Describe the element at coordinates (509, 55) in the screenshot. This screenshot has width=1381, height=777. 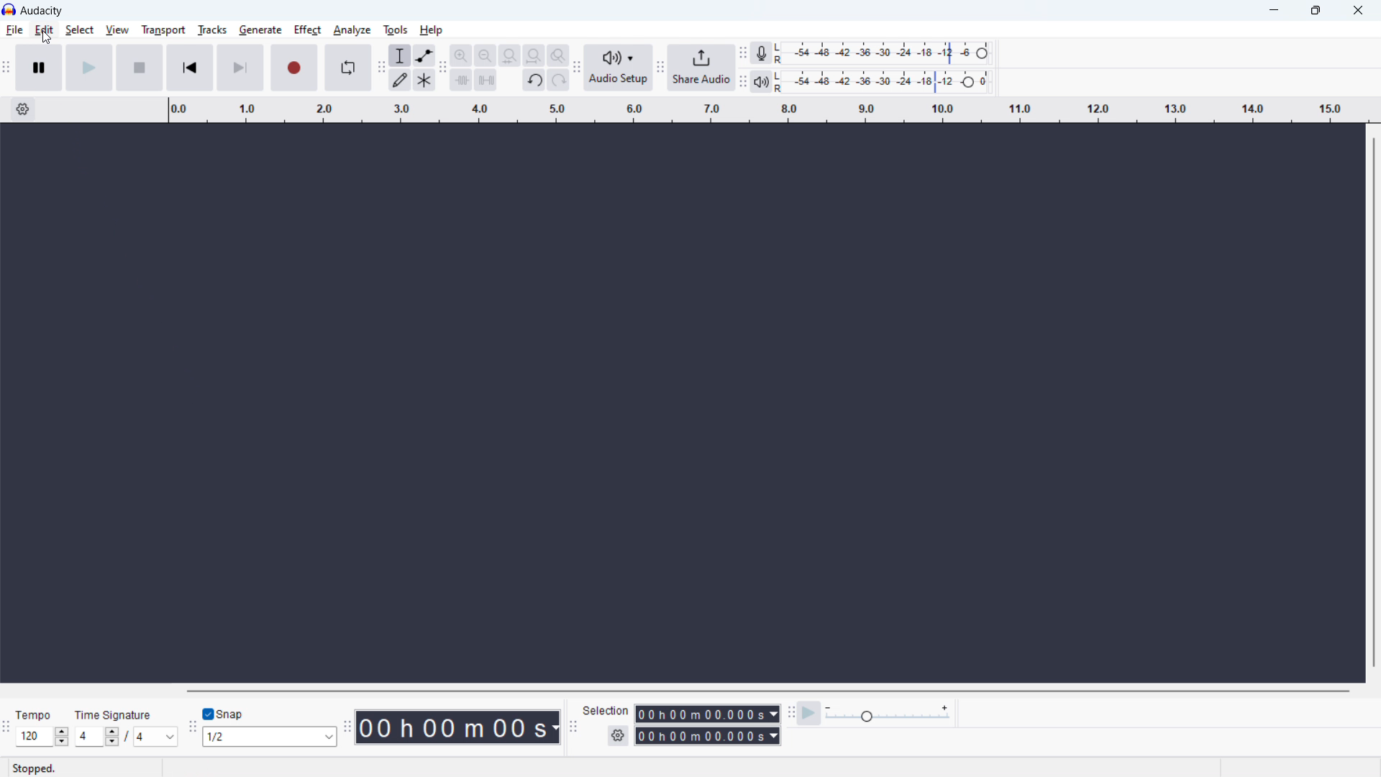
I see `fit selection to width` at that location.